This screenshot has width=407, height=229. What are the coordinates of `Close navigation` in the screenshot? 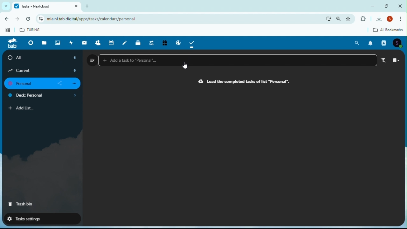 It's located at (92, 60).